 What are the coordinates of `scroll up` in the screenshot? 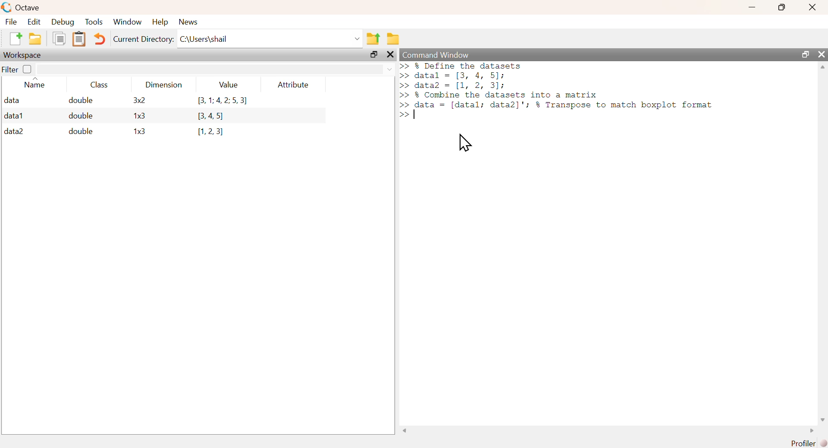 It's located at (822, 68).